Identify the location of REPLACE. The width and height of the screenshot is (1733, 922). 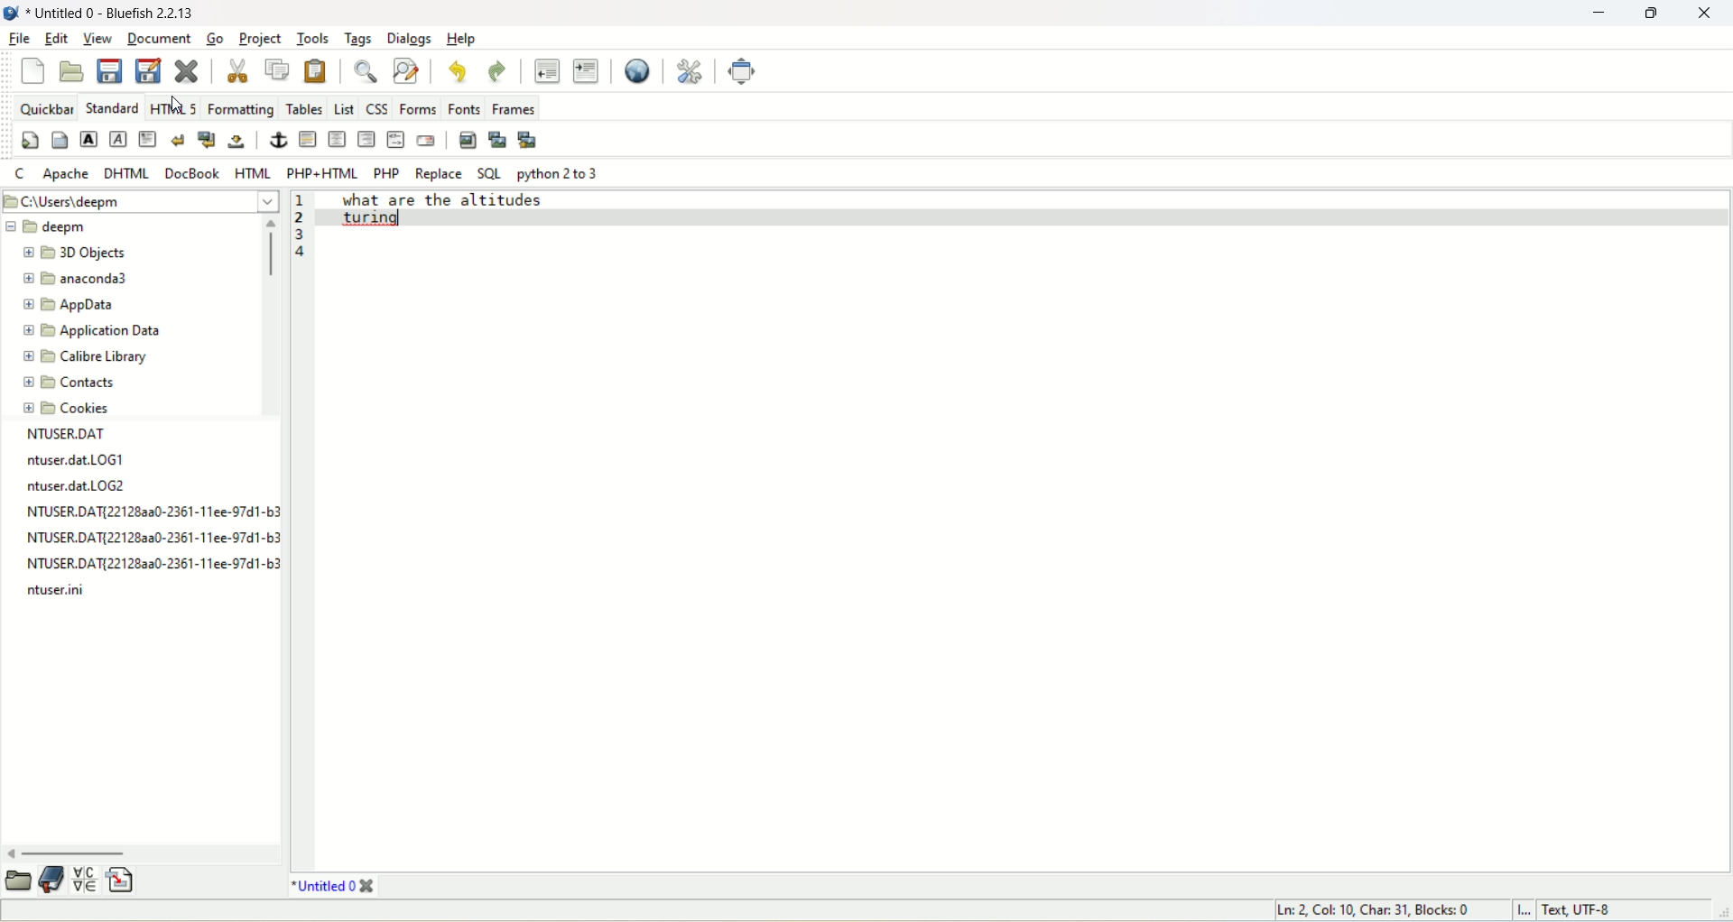
(440, 172).